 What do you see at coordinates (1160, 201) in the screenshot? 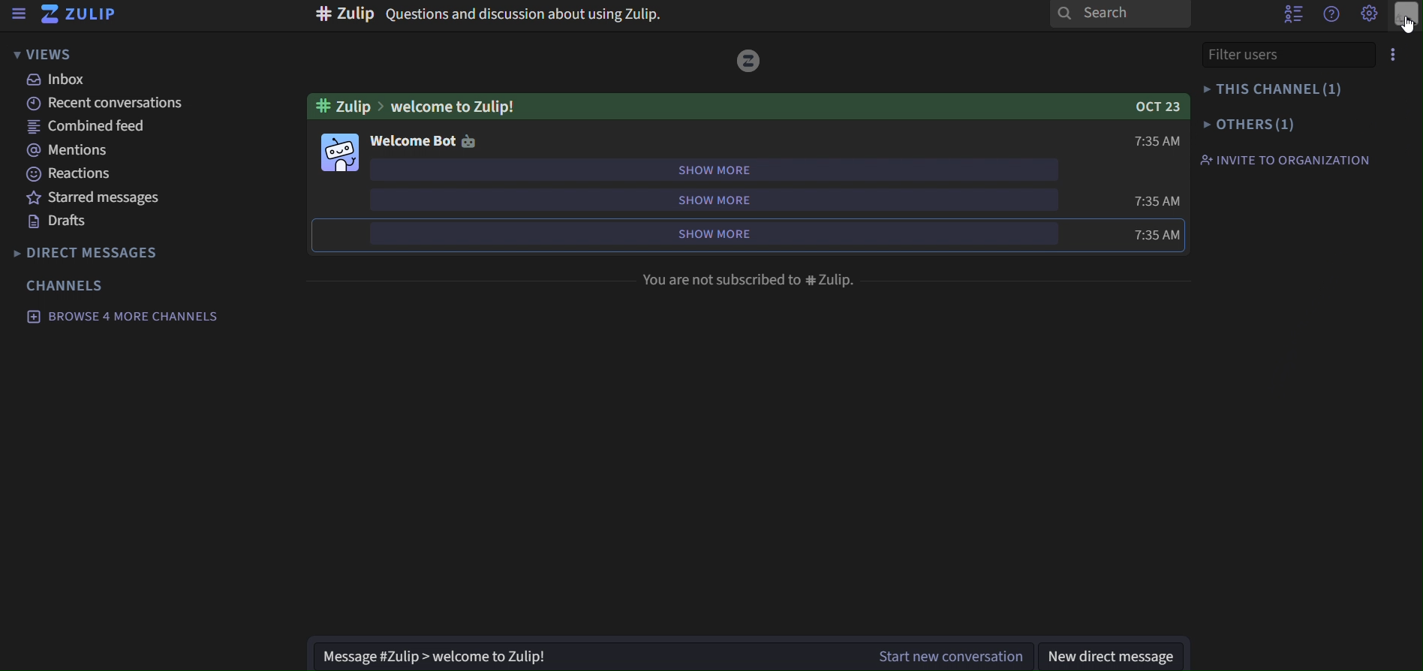
I see `7:35 AM` at bounding box center [1160, 201].